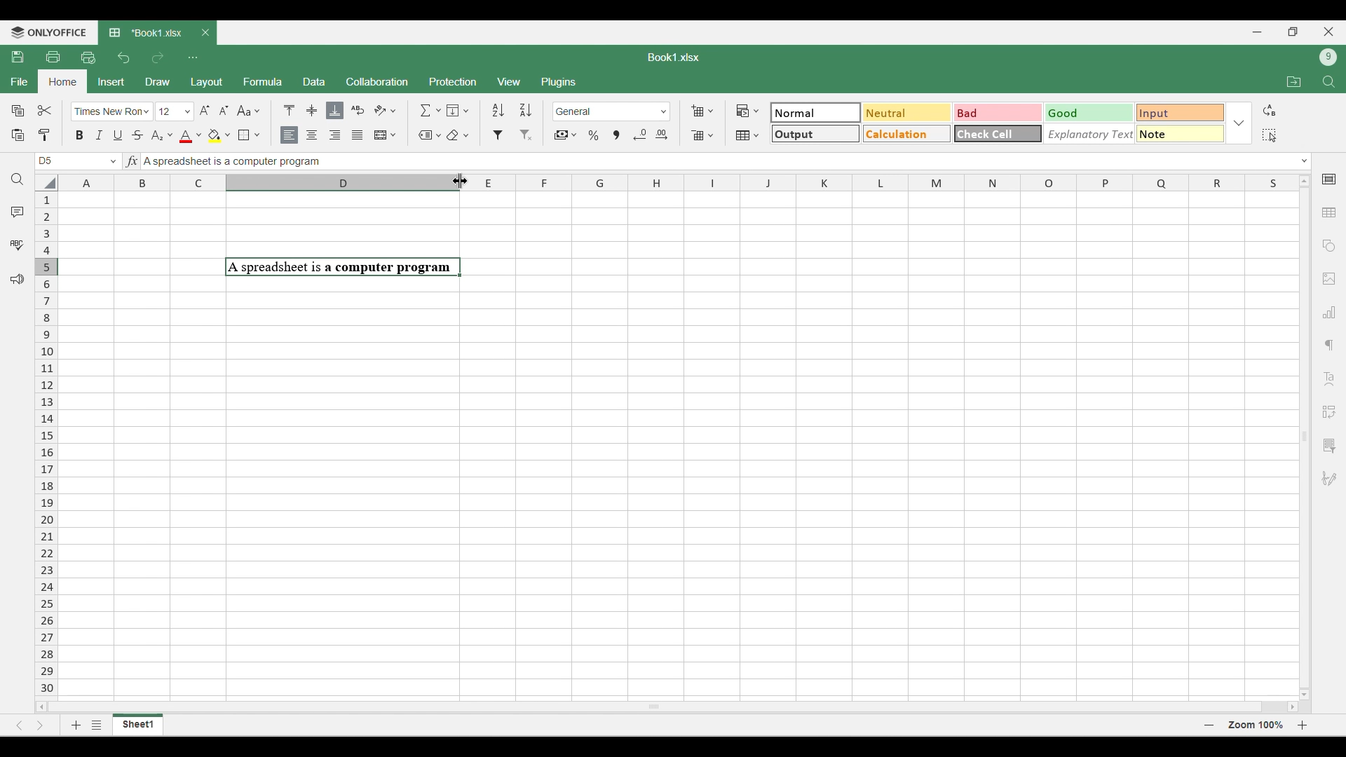  Describe the element at coordinates (1330, 213) in the screenshot. I see `Insert table` at that location.